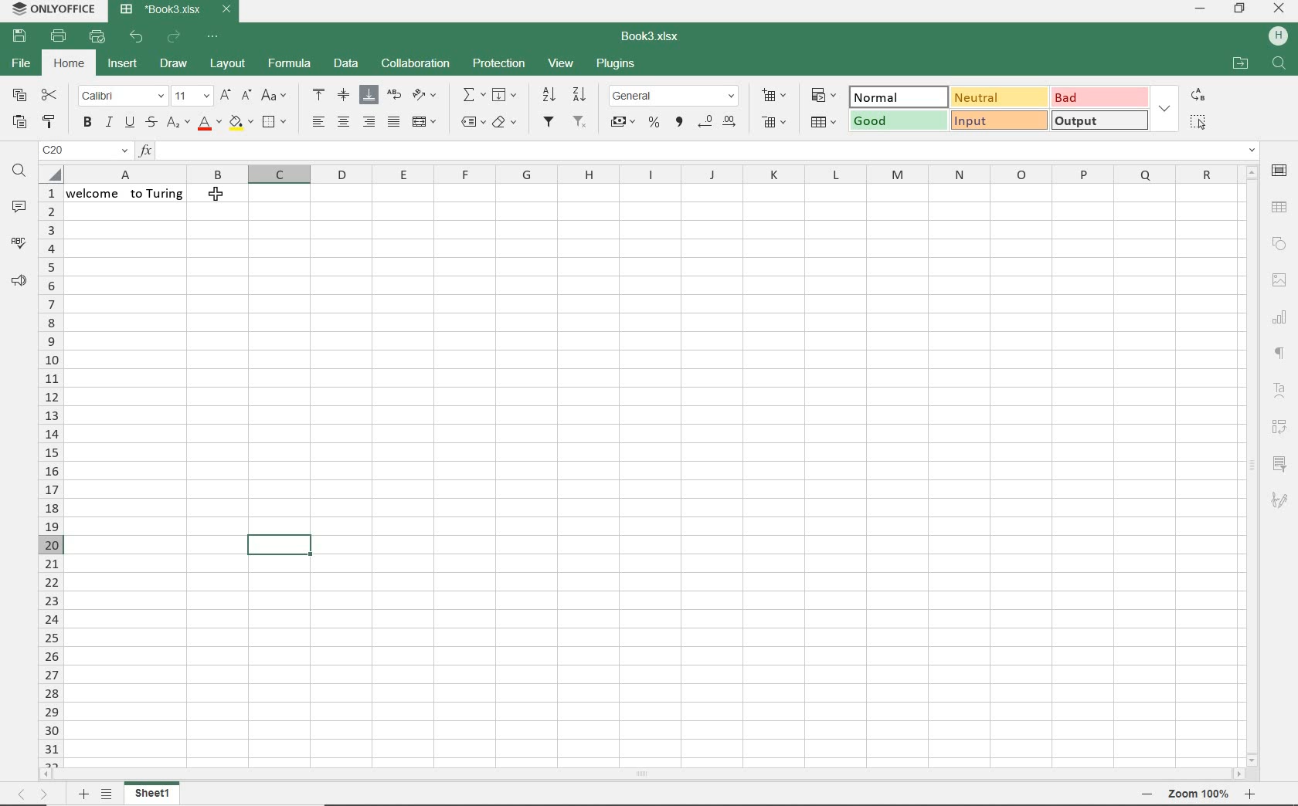 The image size is (1298, 806). Describe the element at coordinates (209, 123) in the screenshot. I see `font color` at that location.